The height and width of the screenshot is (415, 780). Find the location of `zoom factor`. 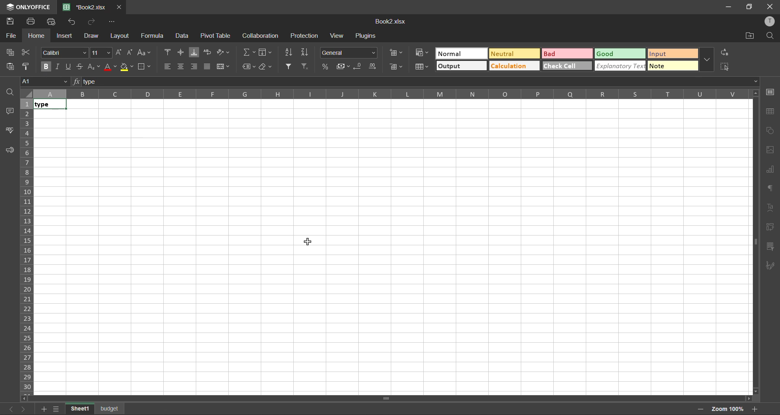

zoom factor is located at coordinates (729, 410).